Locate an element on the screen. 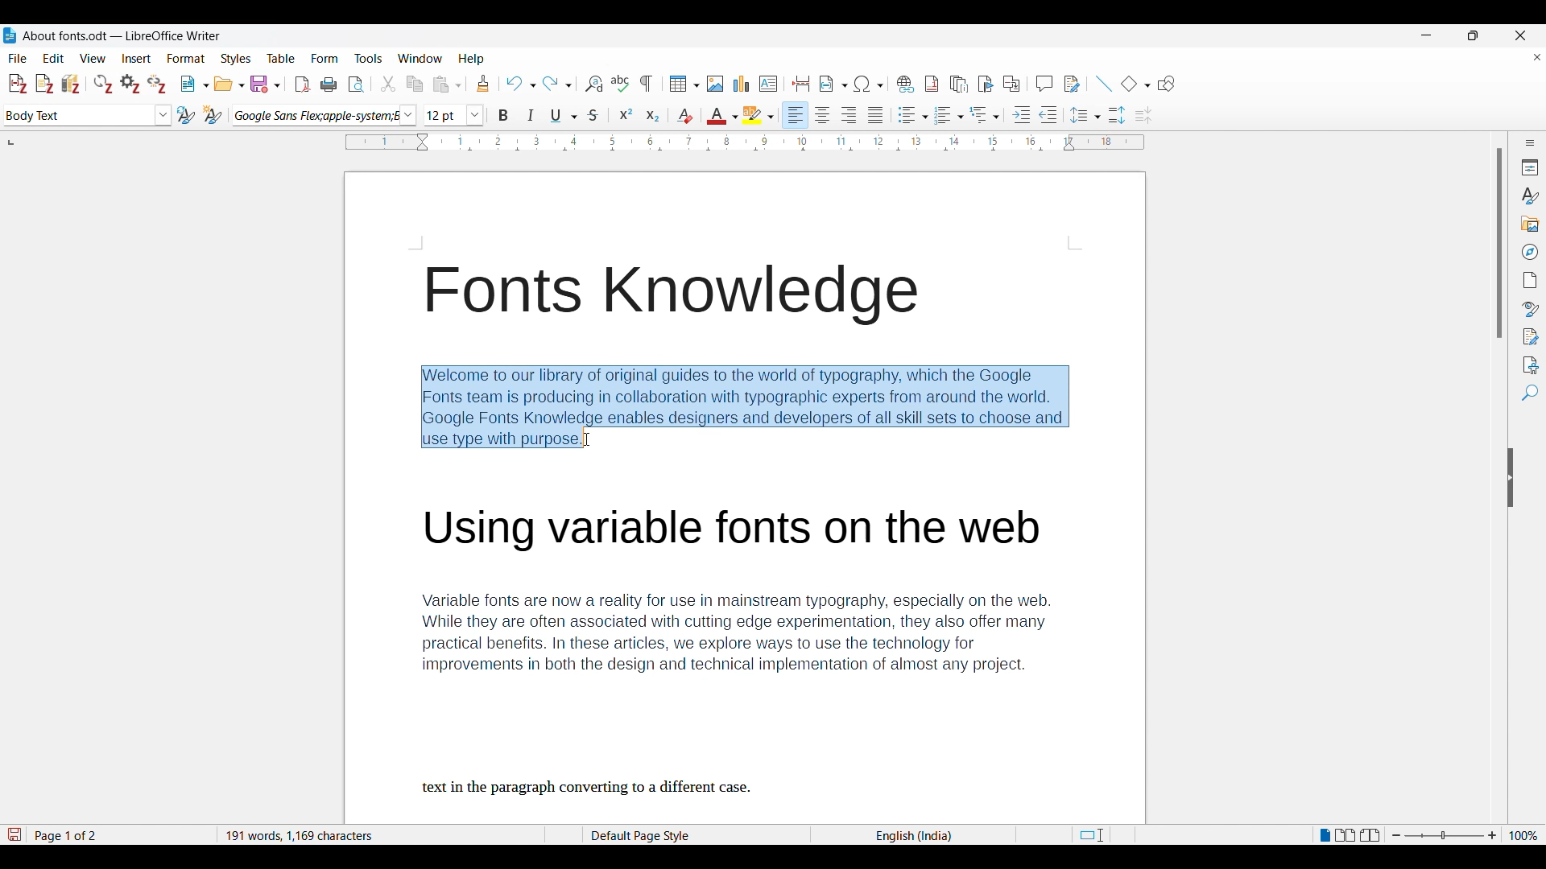 The height and width of the screenshot is (869, 1546). Show in smaller tab is located at coordinates (1473, 35).